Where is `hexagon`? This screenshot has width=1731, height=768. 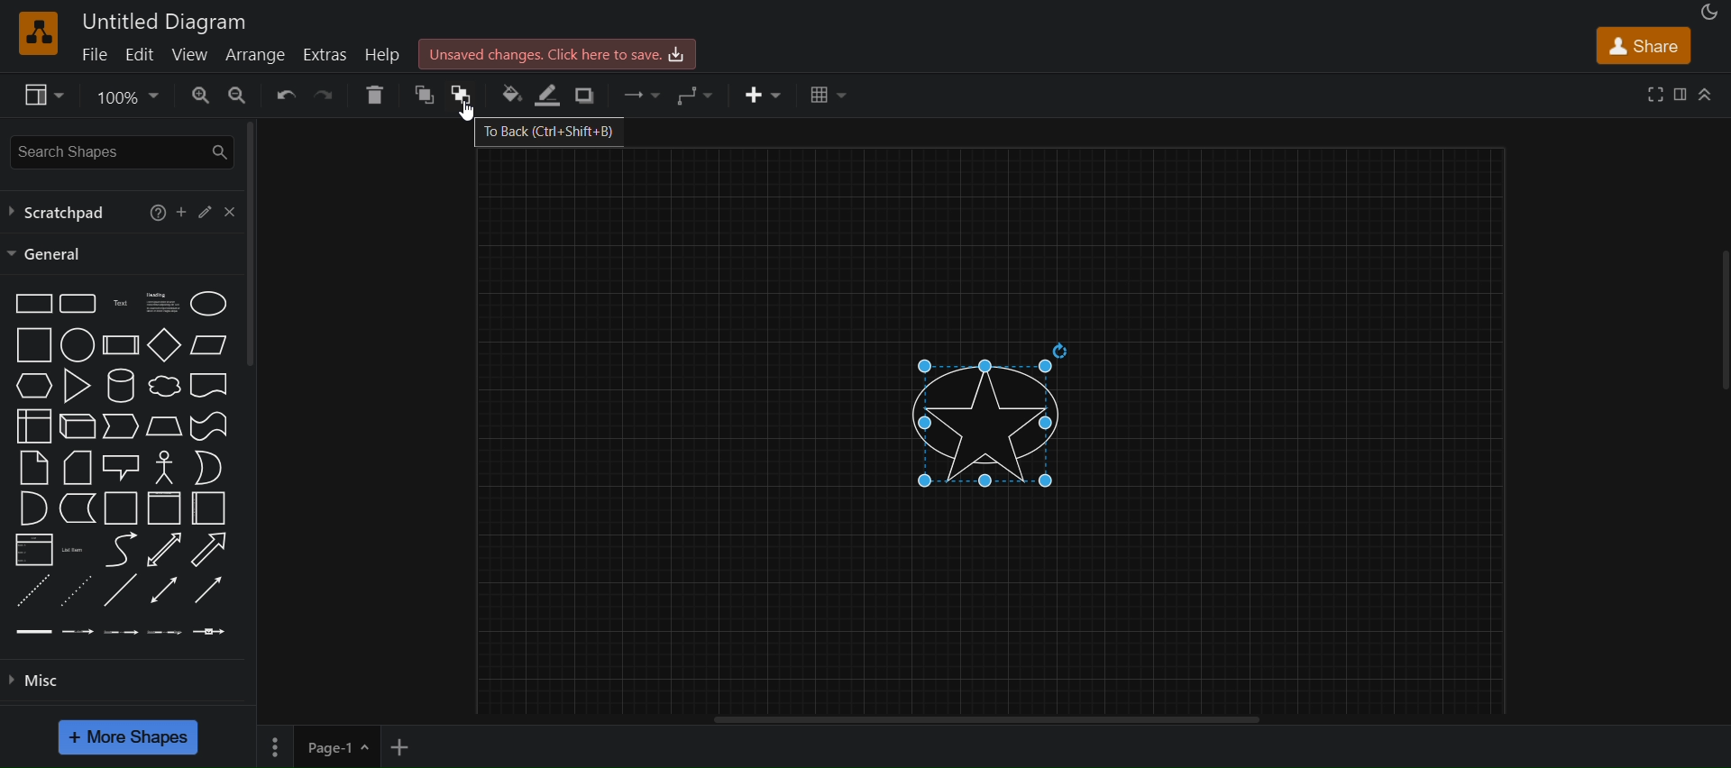
hexagon is located at coordinates (35, 384).